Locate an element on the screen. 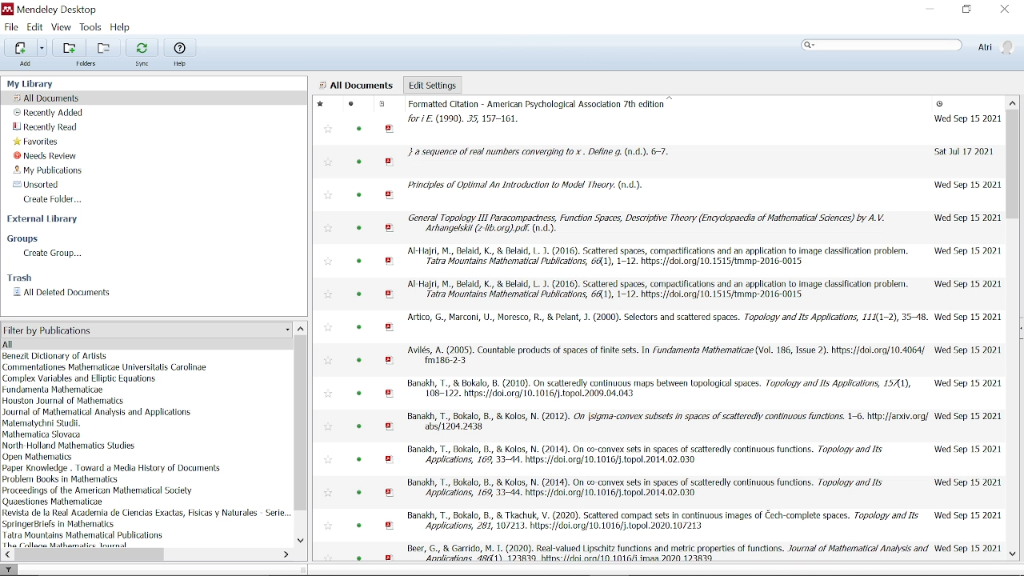  favourite is located at coordinates (330, 328).